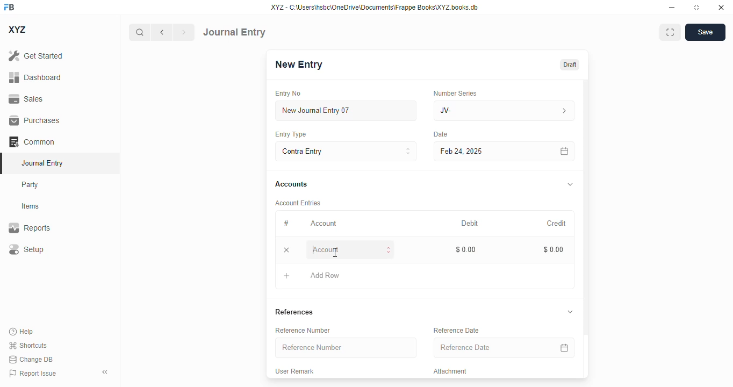 The height and width of the screenshot is (387, 733). I want to click on new entry, so click(299, 64).